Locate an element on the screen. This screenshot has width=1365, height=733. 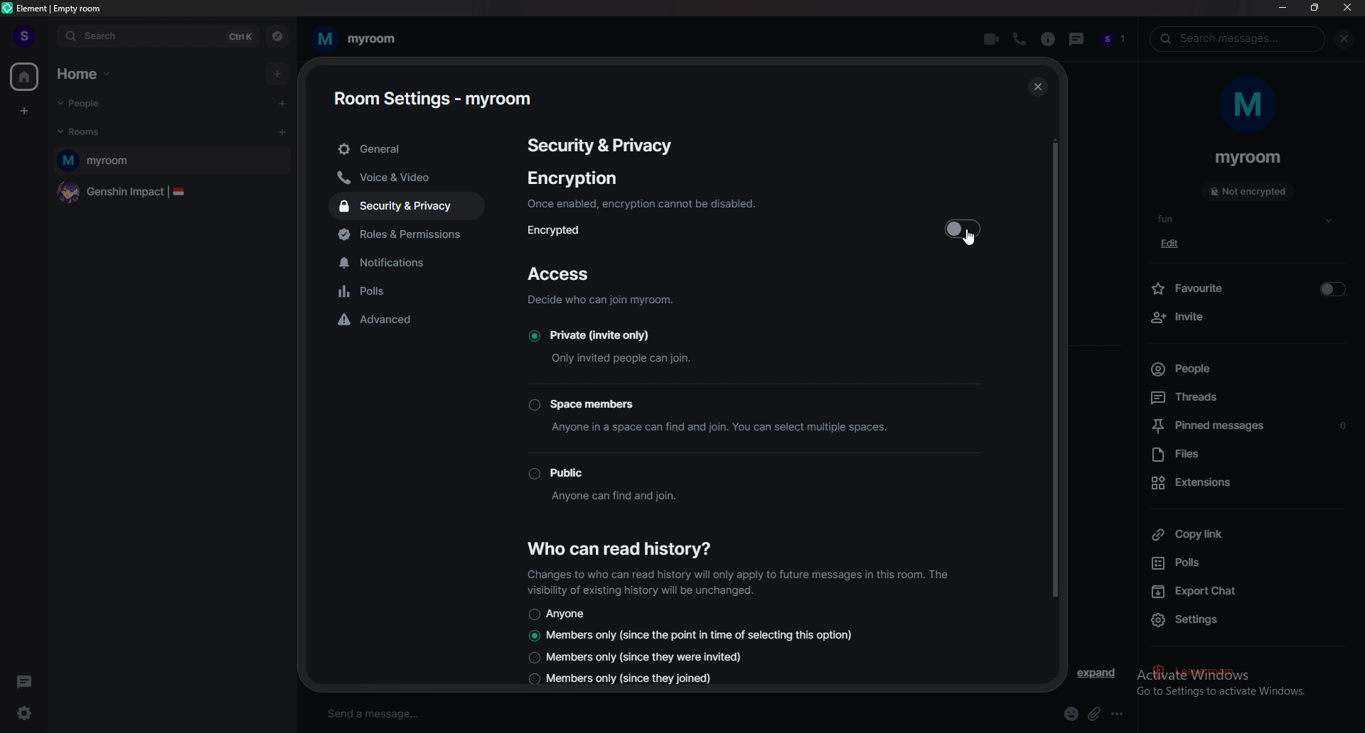
room info is located at coordinates (1048, 40).